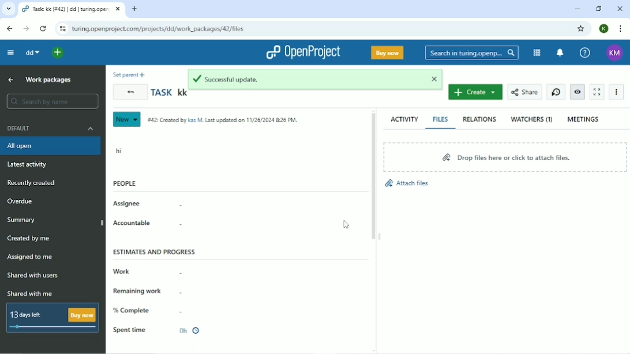 The image size is (630, 354). I want to click on Default, so click(51, 129).